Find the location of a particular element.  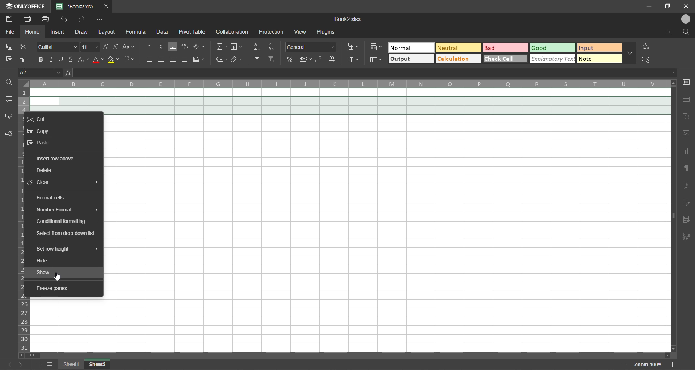

insert row above is located at coordinates (55, 158).